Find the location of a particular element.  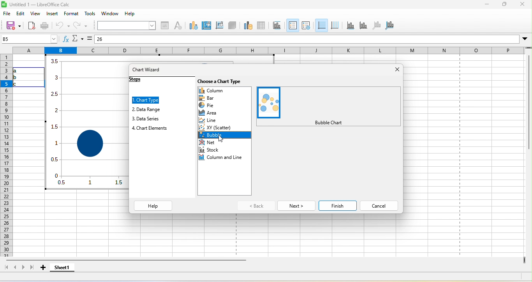

chart type is located at coordinates (148, 100).